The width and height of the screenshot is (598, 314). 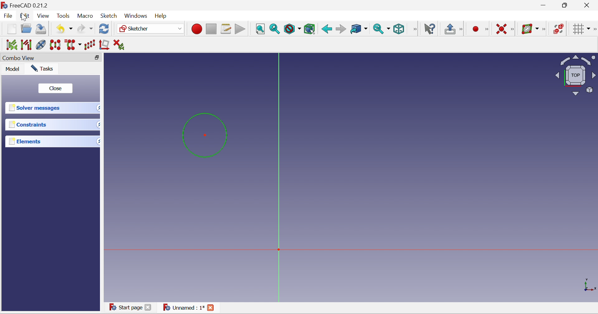 I want to click on Macro, so click(x=85, y=16).